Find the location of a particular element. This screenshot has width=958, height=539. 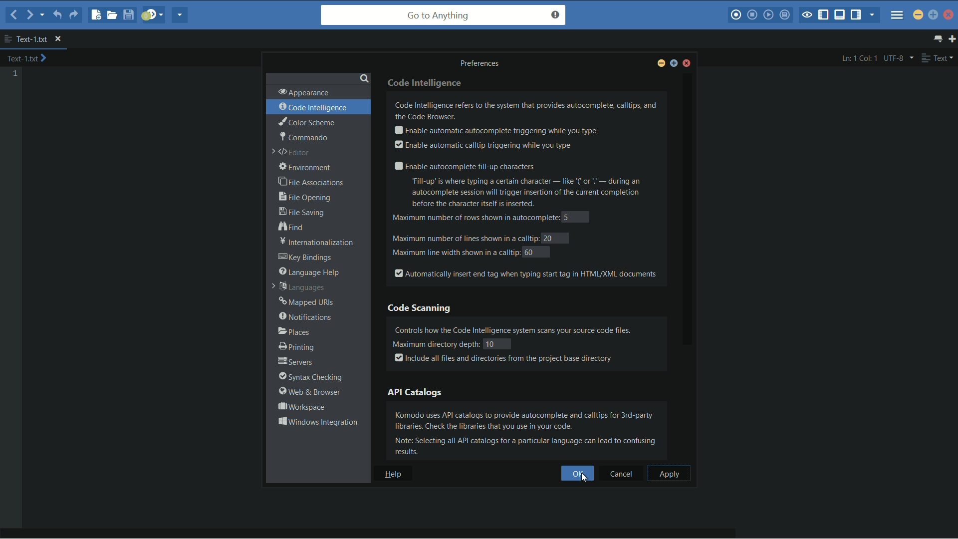

code intelligence is located at coordinates (427, 82).